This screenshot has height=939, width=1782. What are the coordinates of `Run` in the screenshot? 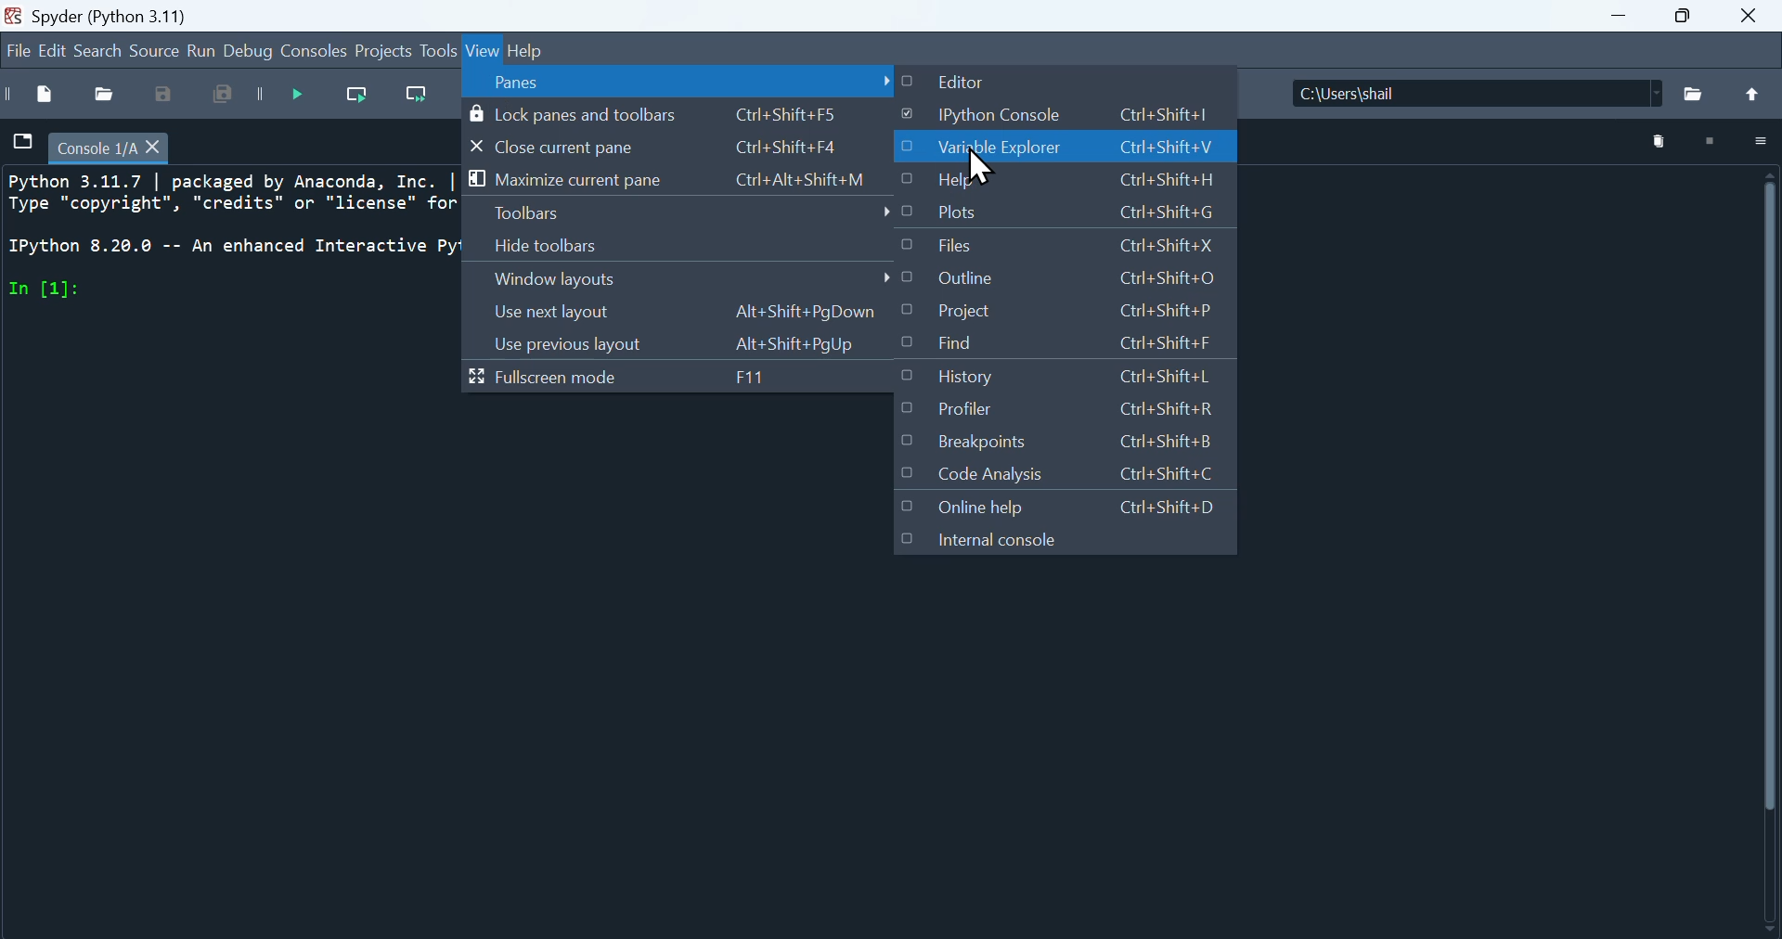 It's located at (204, 53).